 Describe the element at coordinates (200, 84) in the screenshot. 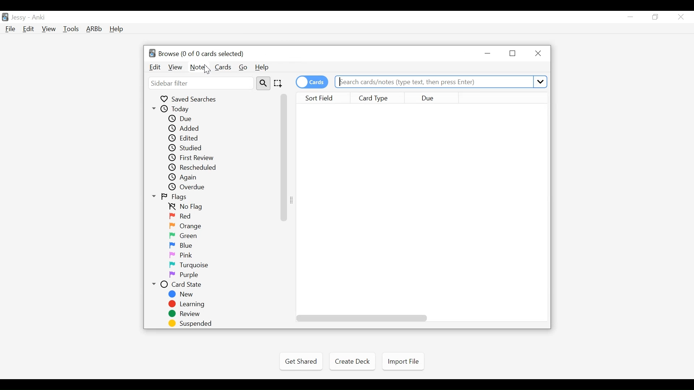

I see `Sidebar Filter` at that location.